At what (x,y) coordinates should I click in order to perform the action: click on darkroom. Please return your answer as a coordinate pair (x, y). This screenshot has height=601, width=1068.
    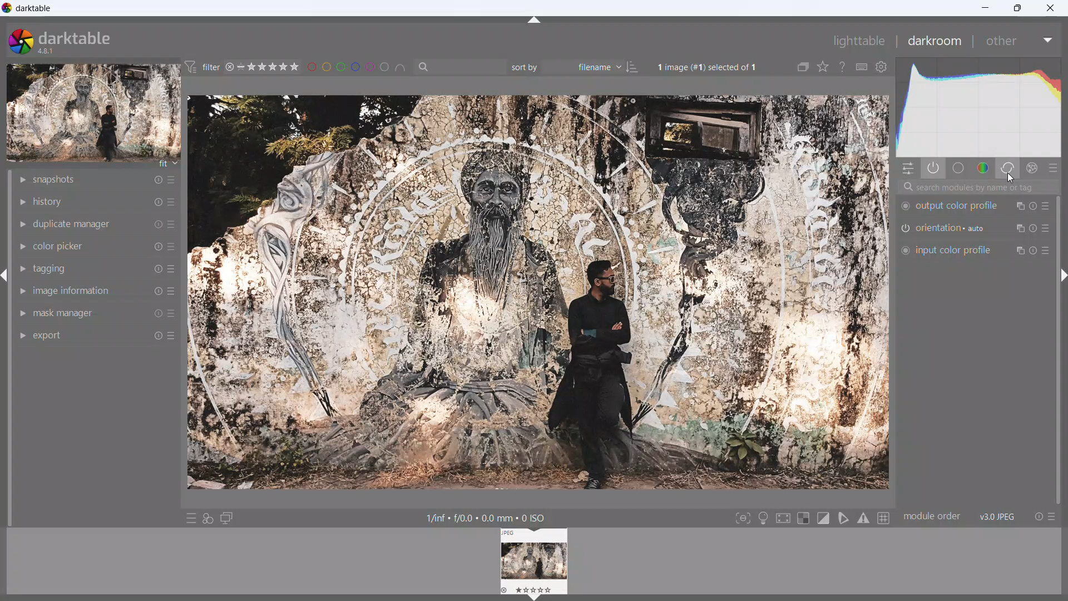
    Looking at the image, I should click on (934, 40).